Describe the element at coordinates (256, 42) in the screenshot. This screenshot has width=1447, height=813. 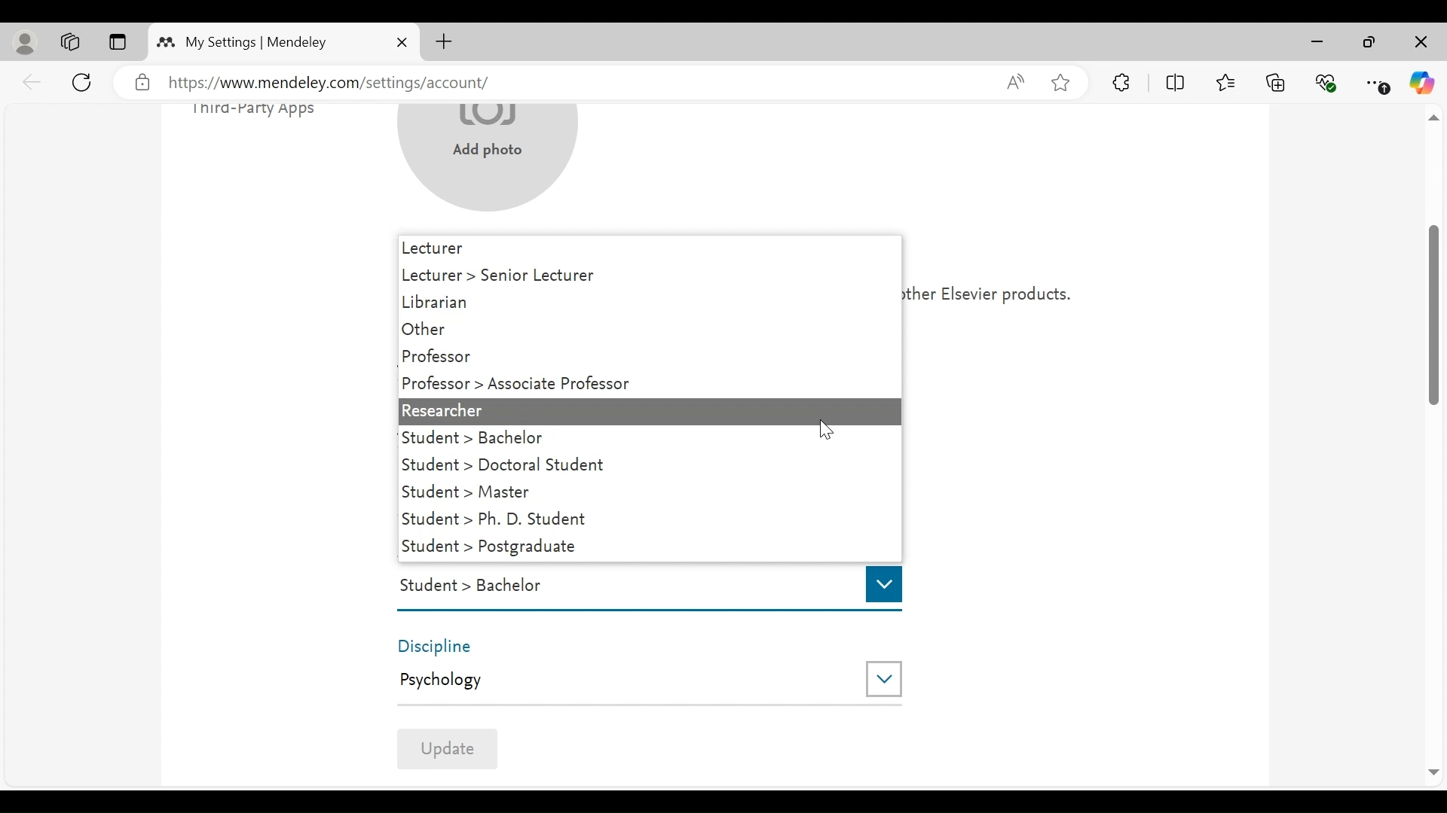
I see `My Settings | Mendeley` at that location.